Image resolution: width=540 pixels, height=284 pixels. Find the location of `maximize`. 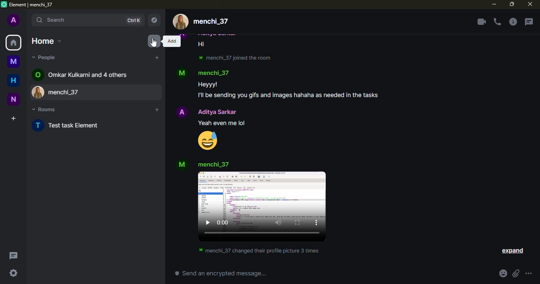

maximize is located at coordinates (512, 4).